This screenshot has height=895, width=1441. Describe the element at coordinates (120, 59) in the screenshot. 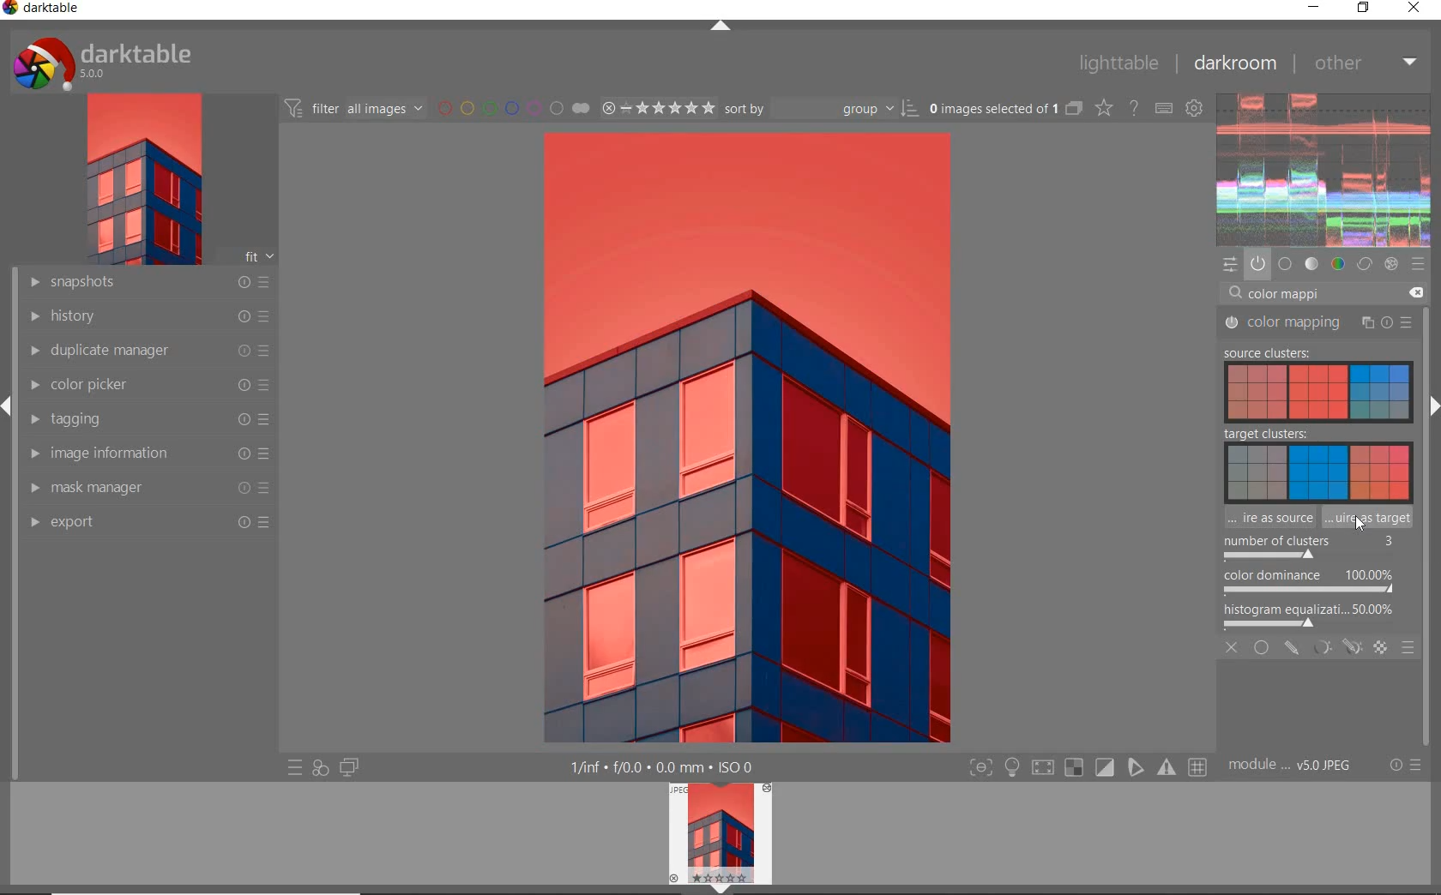

I see `darktable` at that location.